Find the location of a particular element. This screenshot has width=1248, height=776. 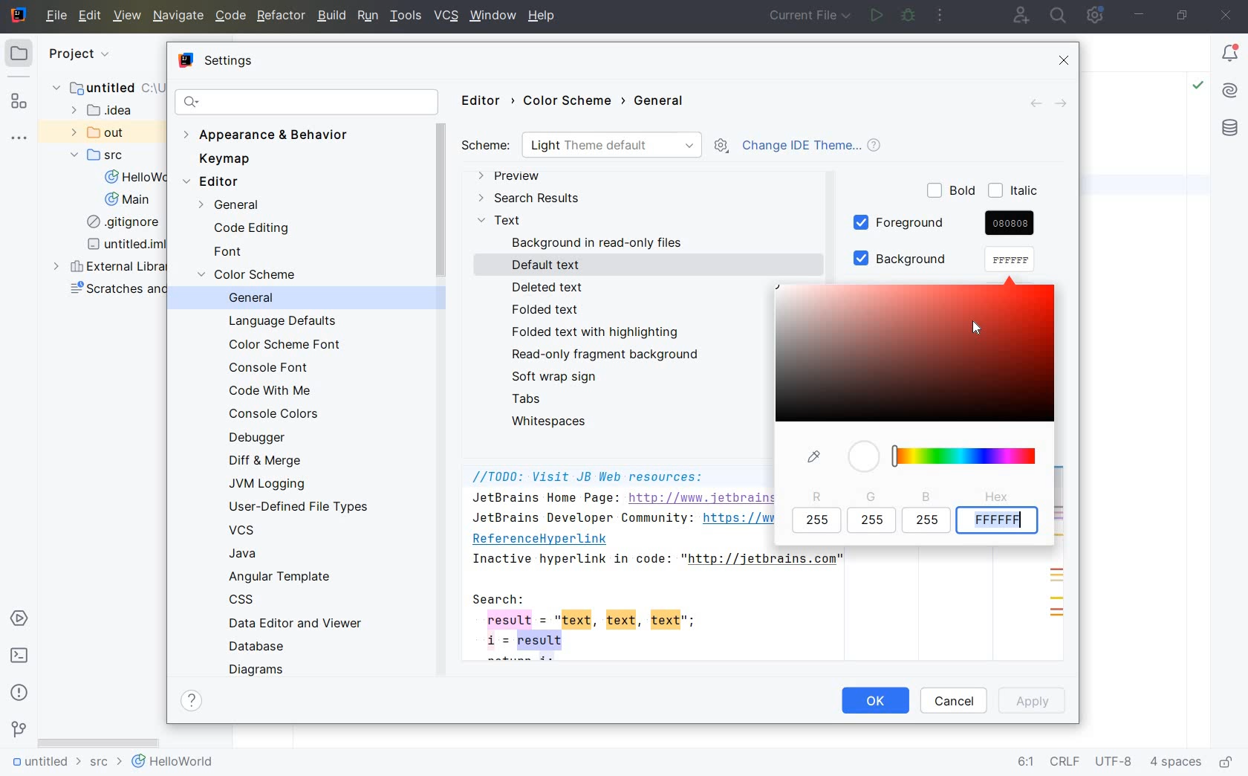

DATA EDITOR AND VIEWER is located at coordinates (293, 624).